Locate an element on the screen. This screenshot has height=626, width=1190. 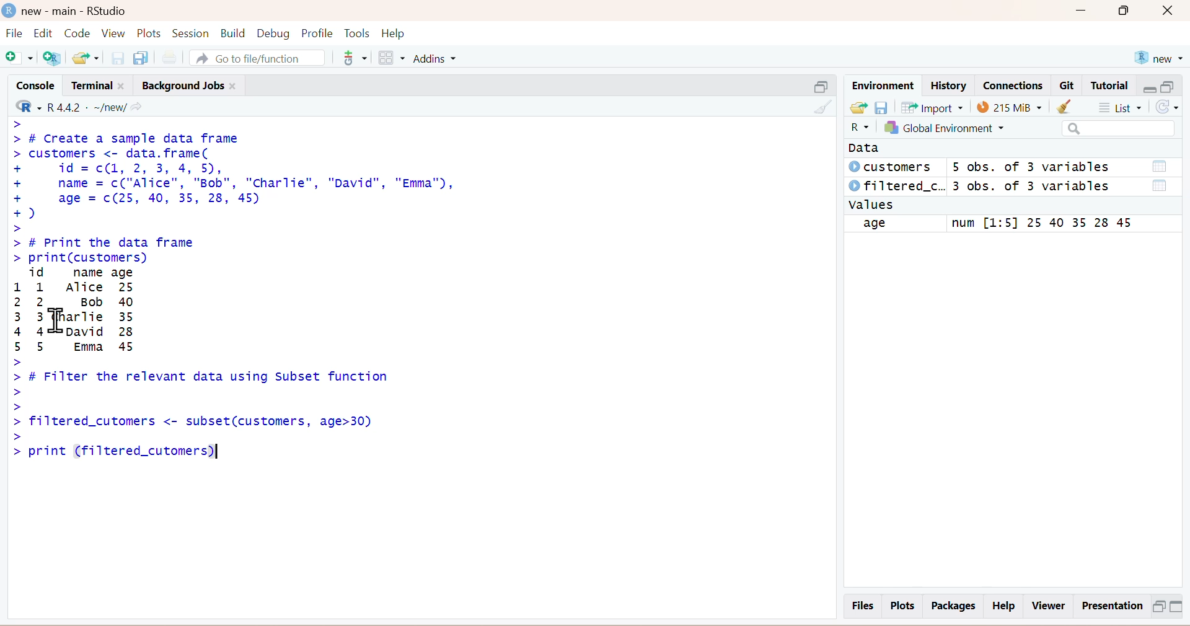
Background Jobs is located at coordinates (191, 83).